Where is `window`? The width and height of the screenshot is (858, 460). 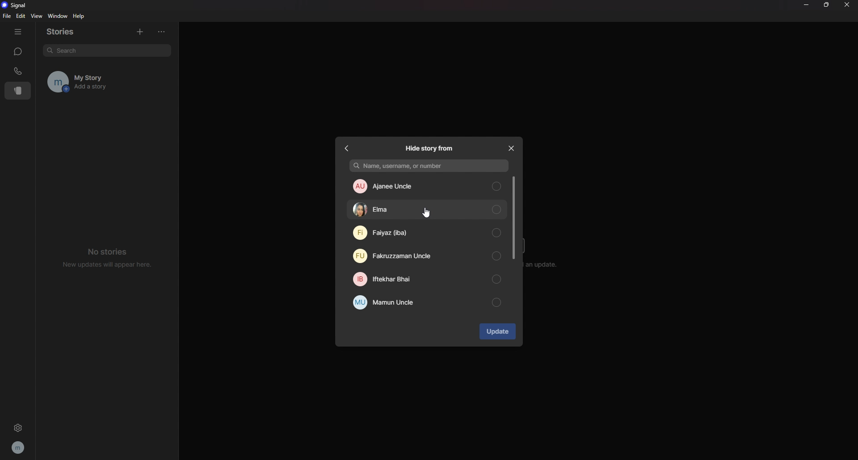
window is located at coordinates (59, 17).